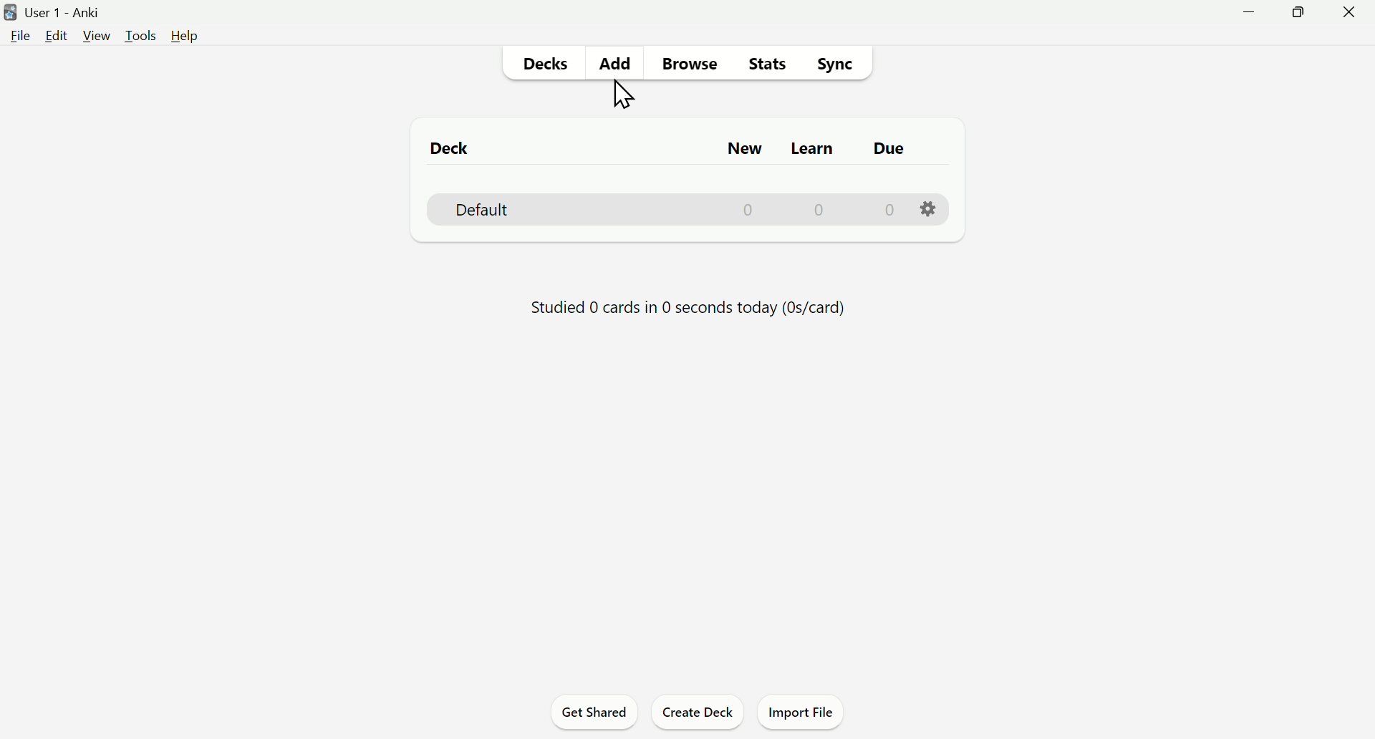  Describe the element at coordinates (814, 150) in the screenshot. I see `Learn` at that location.